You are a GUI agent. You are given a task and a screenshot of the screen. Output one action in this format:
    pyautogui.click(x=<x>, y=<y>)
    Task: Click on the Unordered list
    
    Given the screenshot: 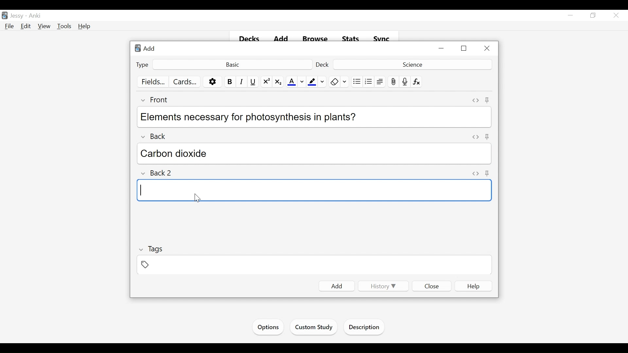 What is the action you would take?
    pyautogui.click(x=357, y=82)
    